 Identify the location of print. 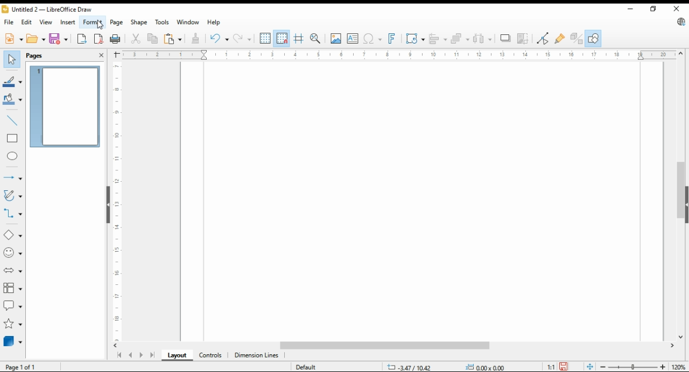
(116, 39).